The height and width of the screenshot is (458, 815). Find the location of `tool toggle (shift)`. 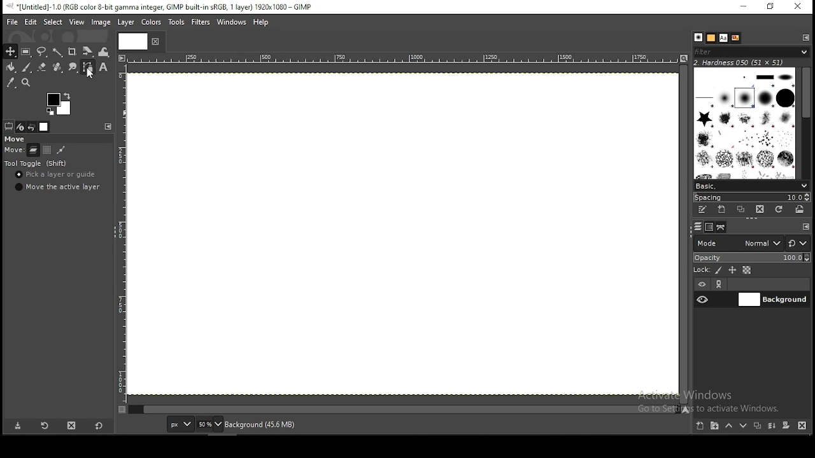

tool toggle (shift) is located at coordinates (35, 163).